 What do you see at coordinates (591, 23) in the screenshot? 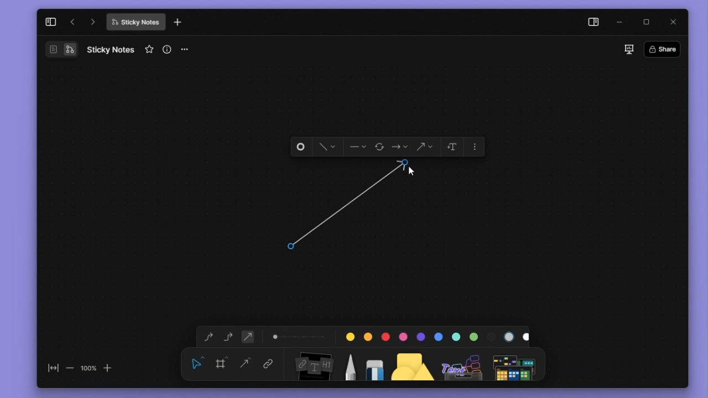
I see `side panel` at bounding box center [591, 23].